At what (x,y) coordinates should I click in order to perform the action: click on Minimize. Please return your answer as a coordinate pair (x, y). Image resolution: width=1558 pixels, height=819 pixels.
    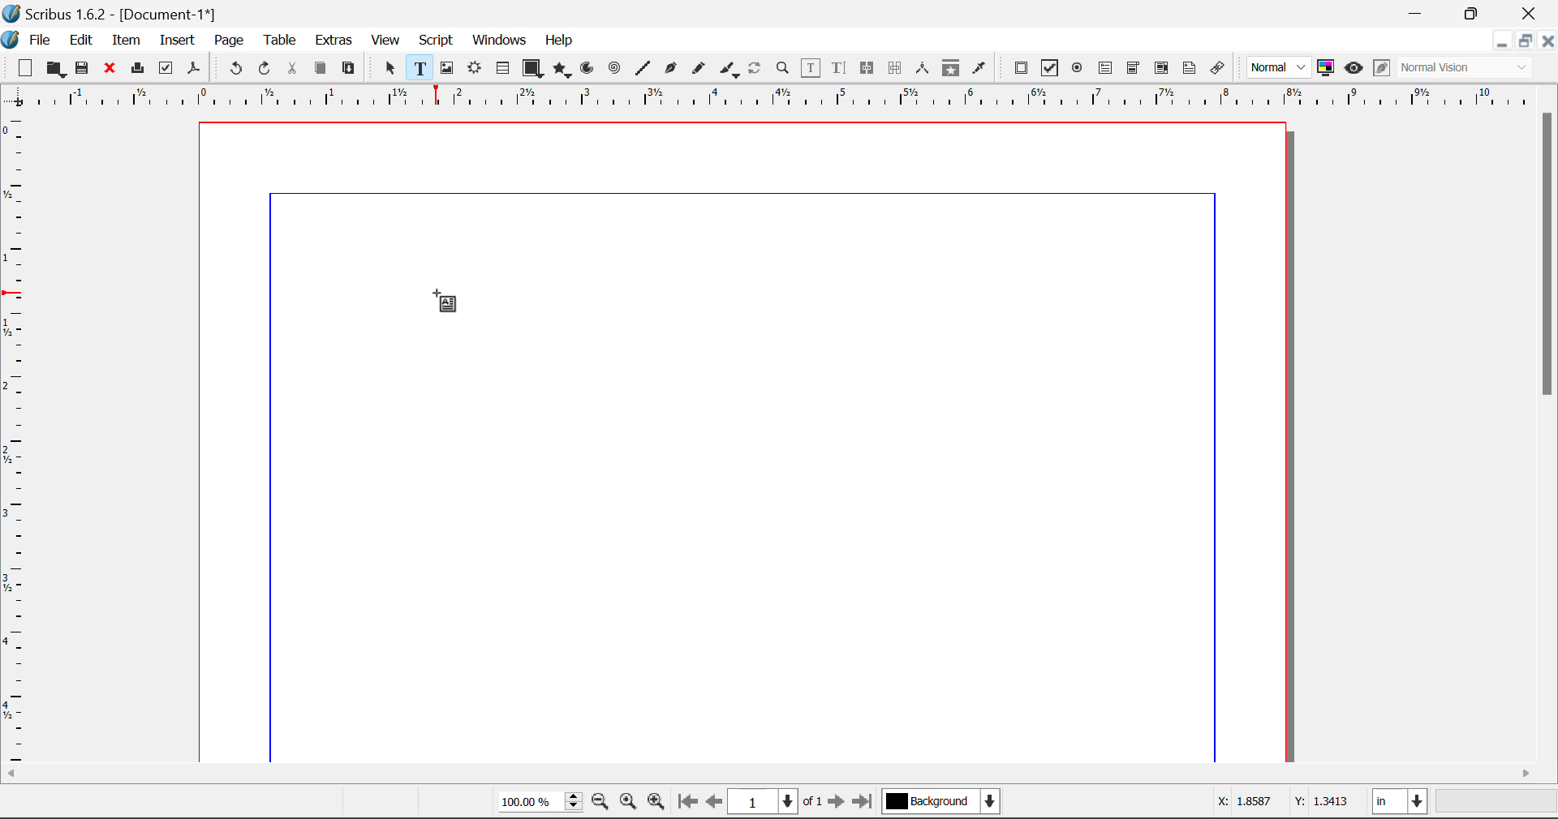
    Looking at the image, I should click on (1525, 41).